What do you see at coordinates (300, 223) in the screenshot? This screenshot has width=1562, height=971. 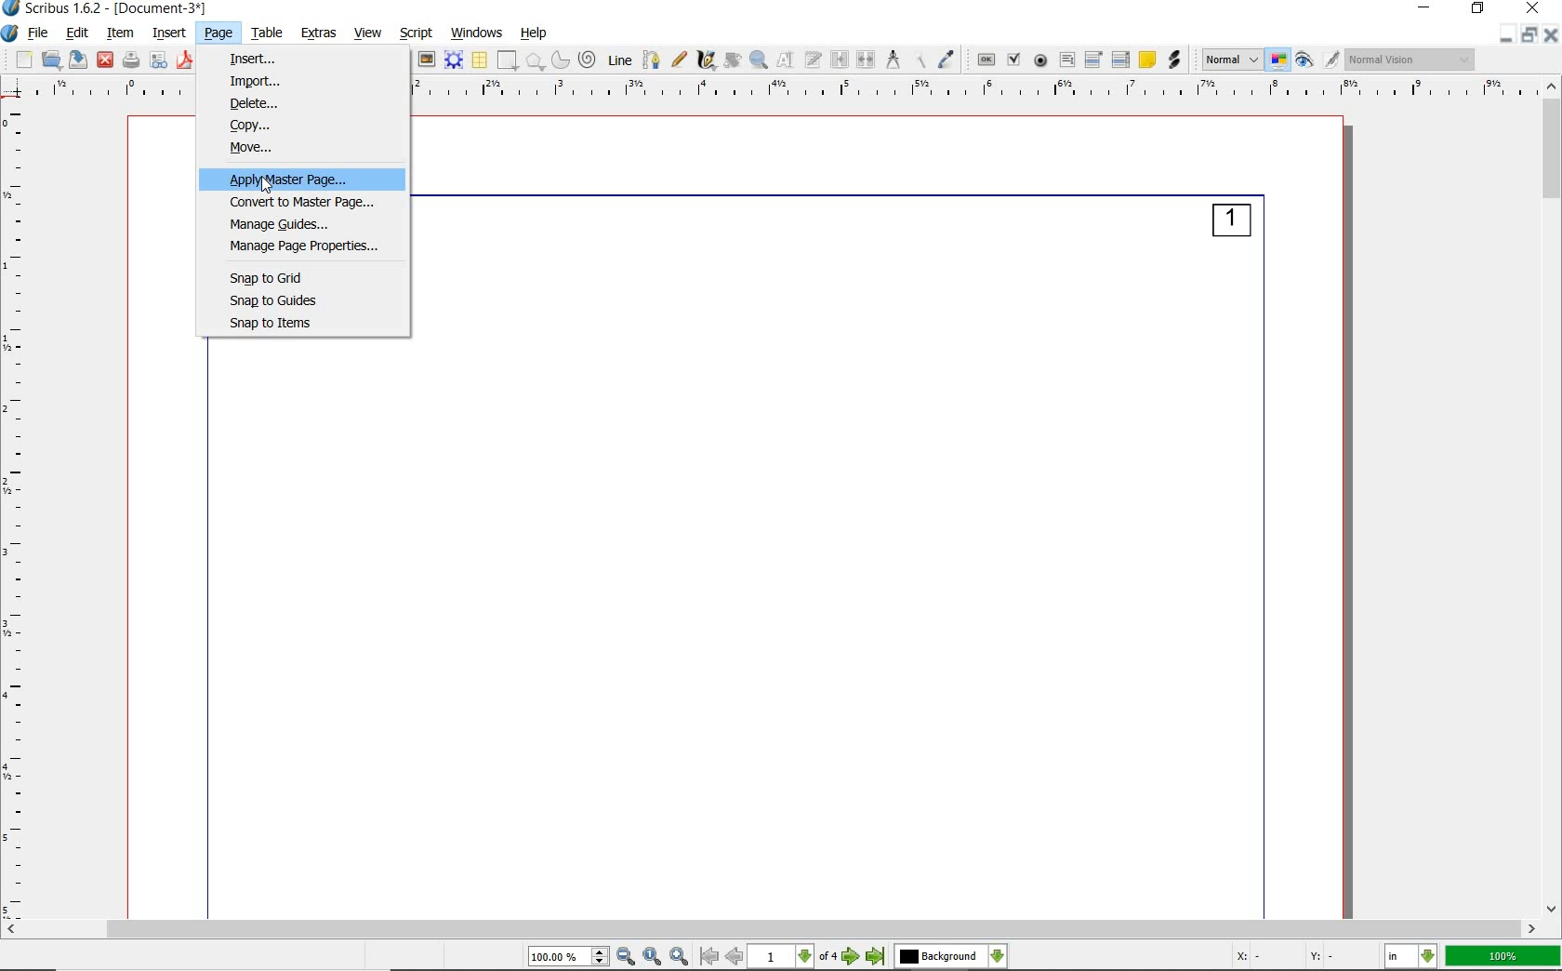 I see `Manage guides` at bounding box center [300, 223].